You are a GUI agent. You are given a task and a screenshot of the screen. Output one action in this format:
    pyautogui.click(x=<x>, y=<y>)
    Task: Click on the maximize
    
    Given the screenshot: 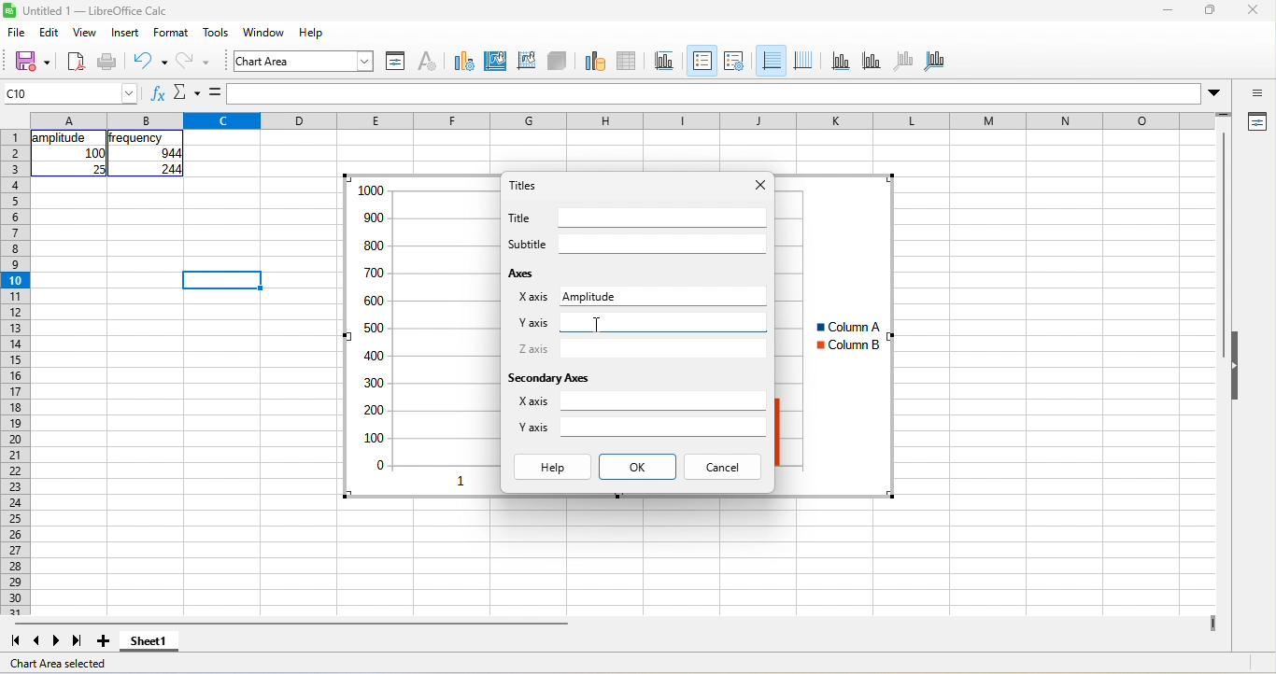 What is the action you would take?
    pyautogui.click(x=1211, y=9)
    